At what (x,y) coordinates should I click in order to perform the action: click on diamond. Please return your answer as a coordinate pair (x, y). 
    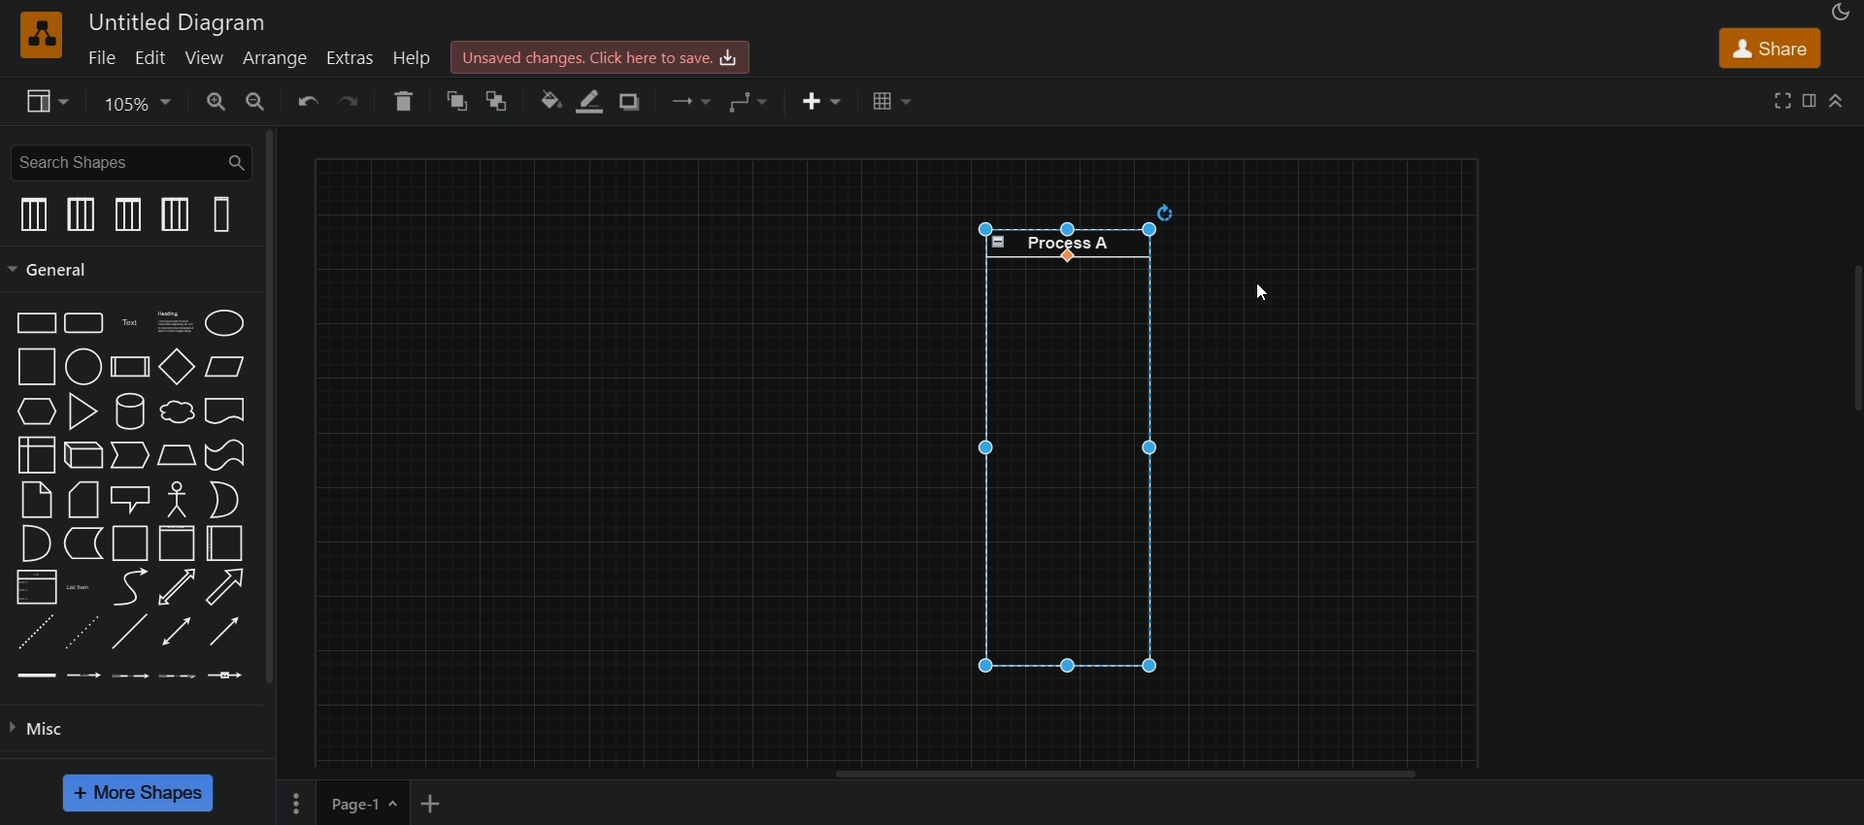
    Looking at the image, I should click on (177, 367).